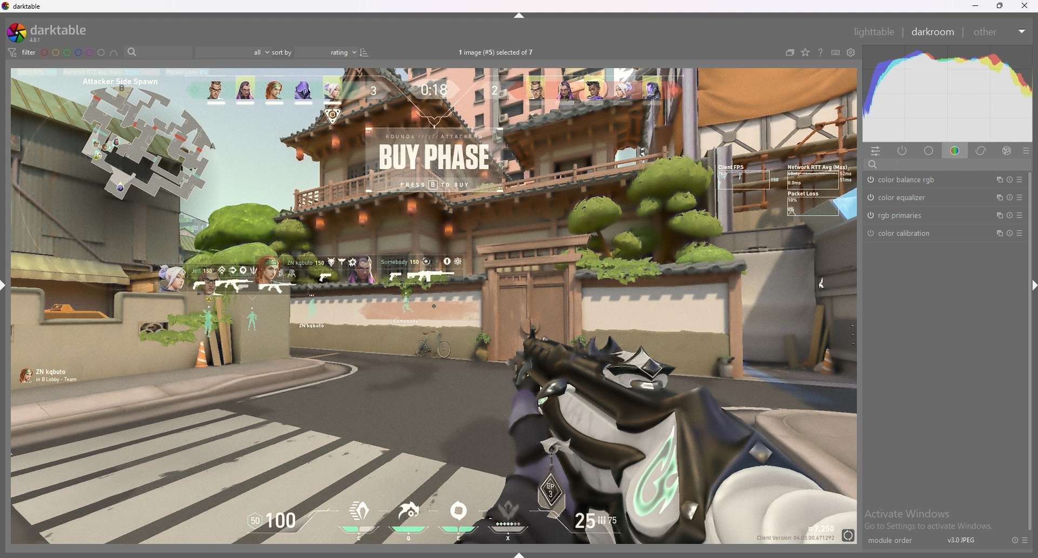 The height and width of the screenshot is (558, 1038). I want to click on images selected, so click(498, 52).